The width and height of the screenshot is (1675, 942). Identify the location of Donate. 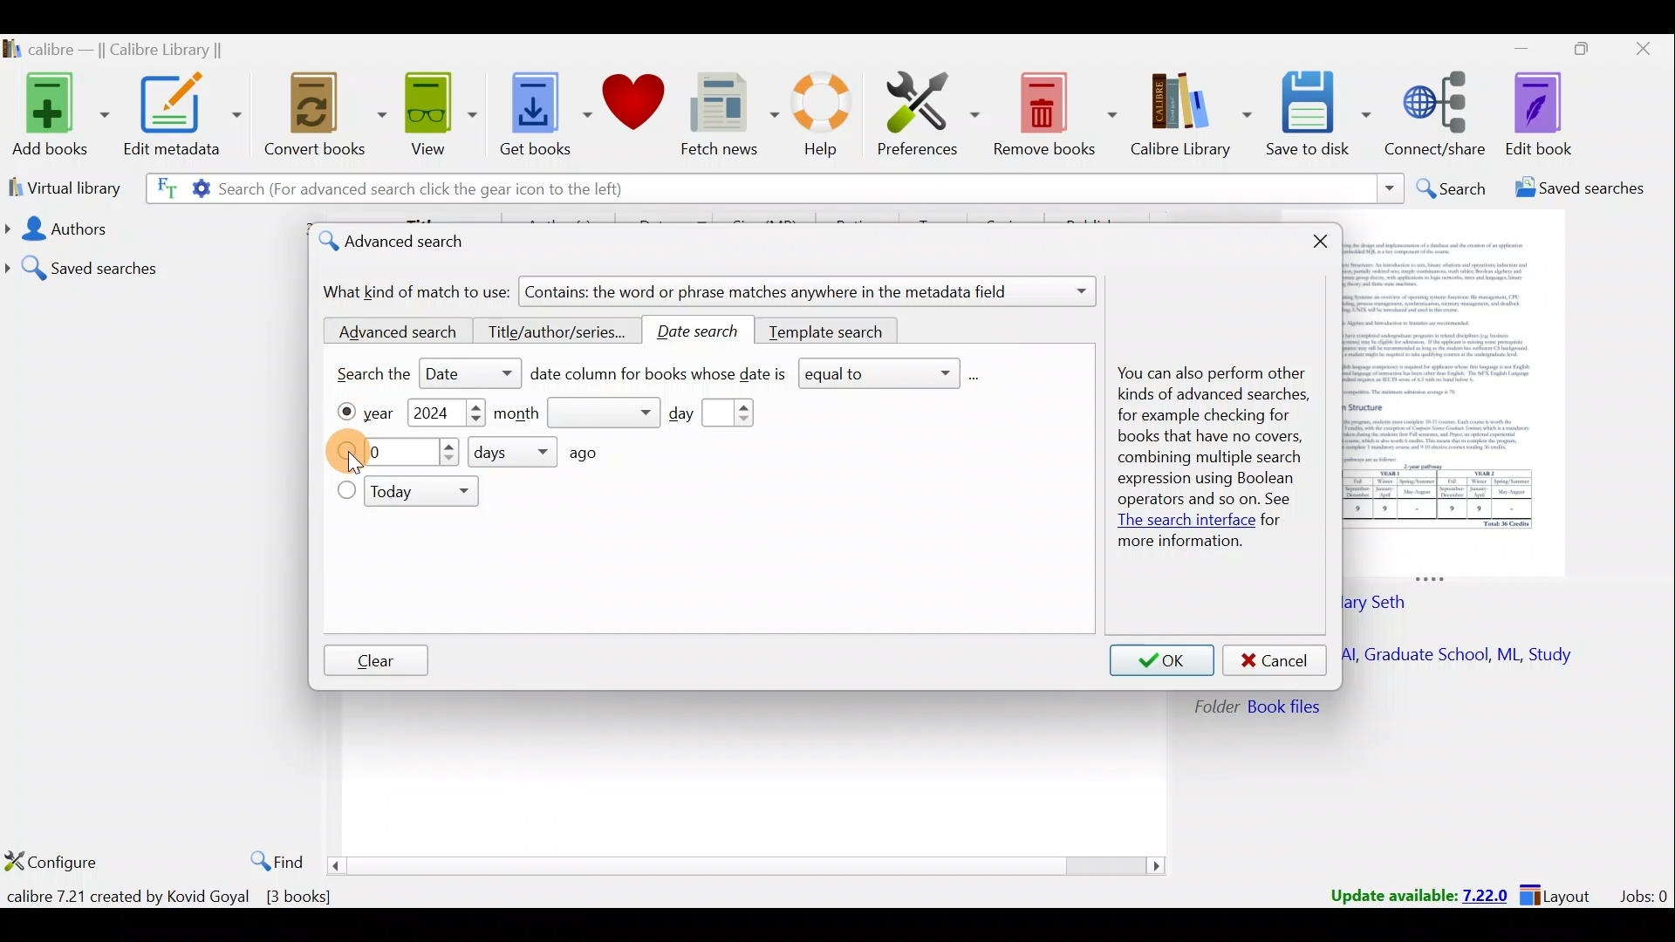
(632, 105).